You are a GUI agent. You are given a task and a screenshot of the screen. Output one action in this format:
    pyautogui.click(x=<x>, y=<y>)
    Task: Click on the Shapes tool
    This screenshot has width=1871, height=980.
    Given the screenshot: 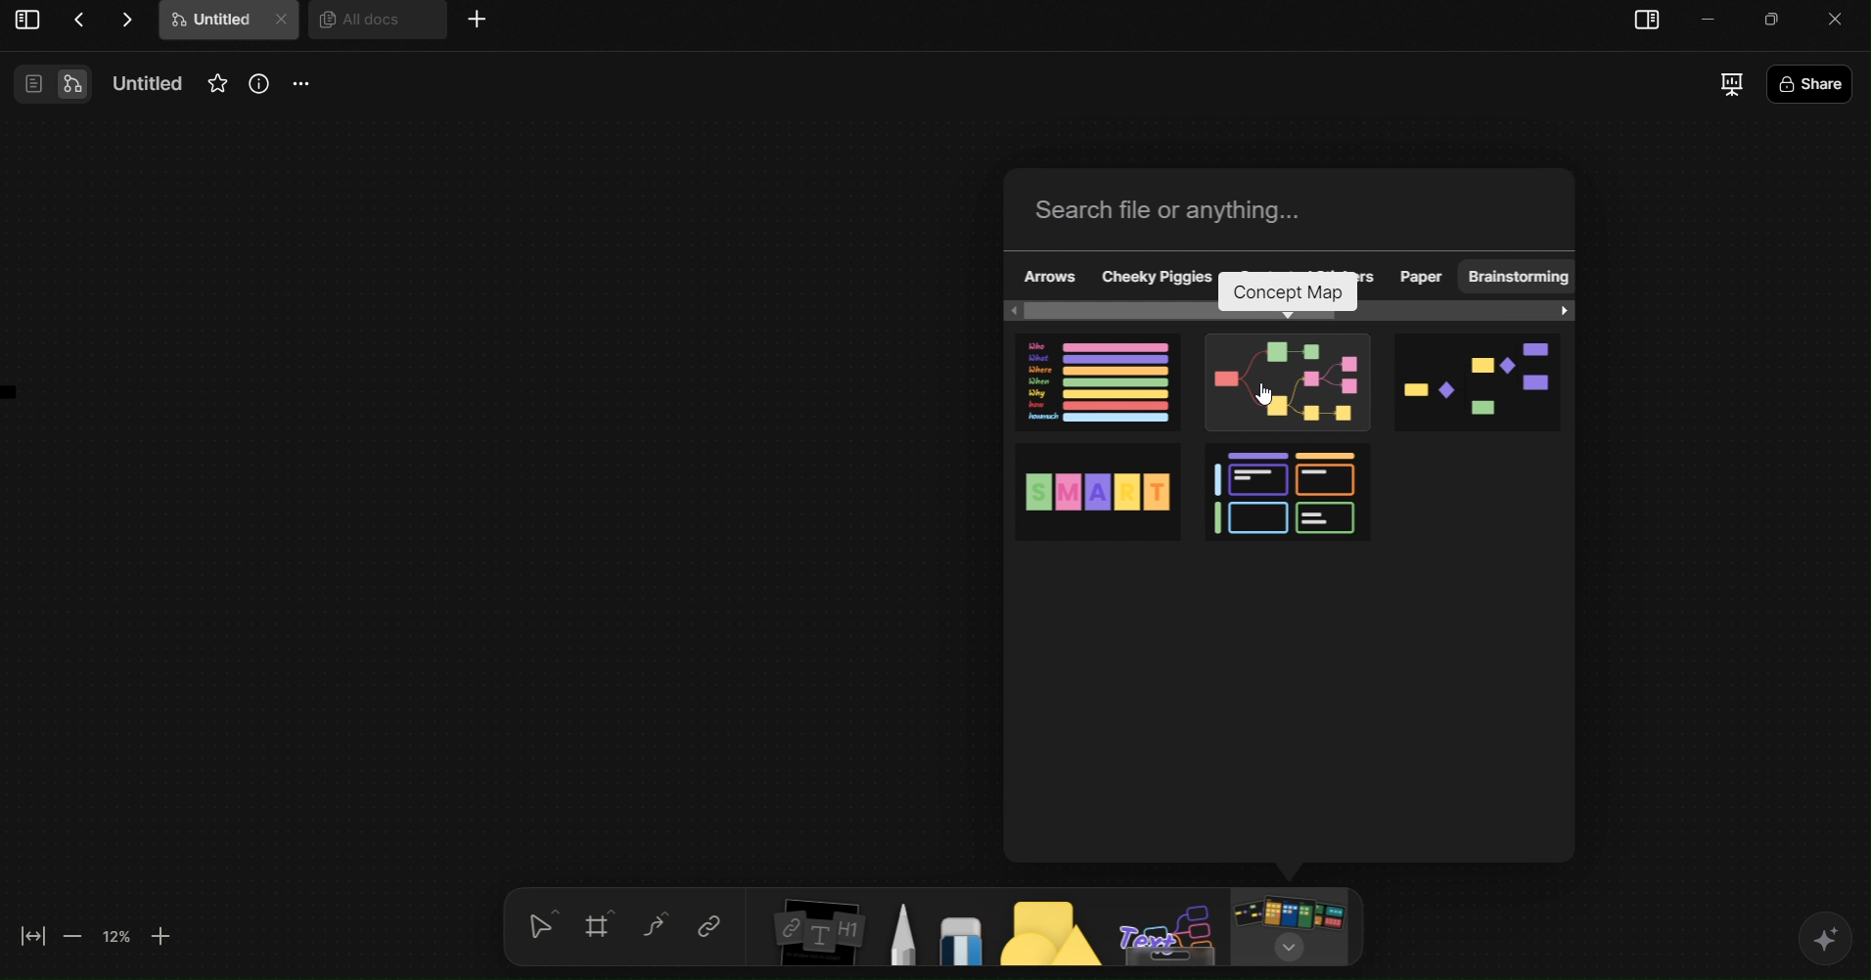 What is the action you would take?
    pyautogui.click(x=1047, y=932)
    